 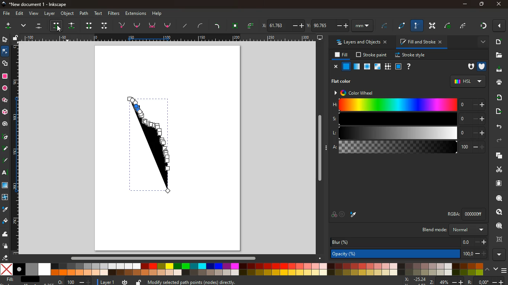 What do you see at coordinates (68, 14) in the screenshot?
I see `object` at bounding box center [68, 14].